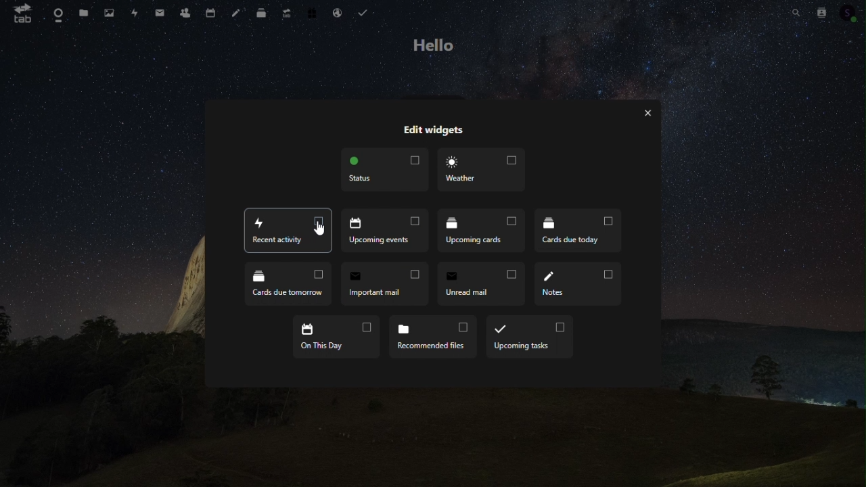 The image size is (866, 487). I want to click on Recent activity, so click(386, 231).